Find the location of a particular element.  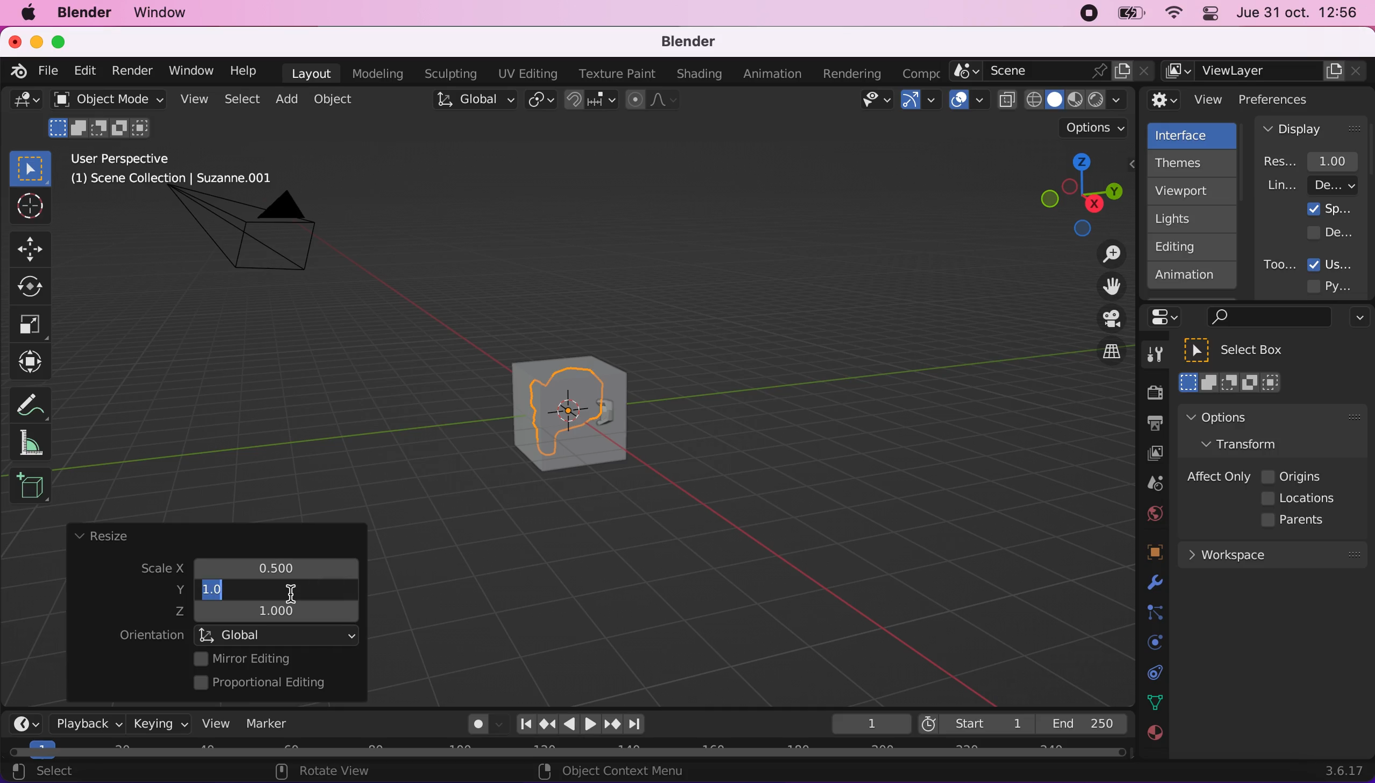

select box is located at coordinates (1247, 350).